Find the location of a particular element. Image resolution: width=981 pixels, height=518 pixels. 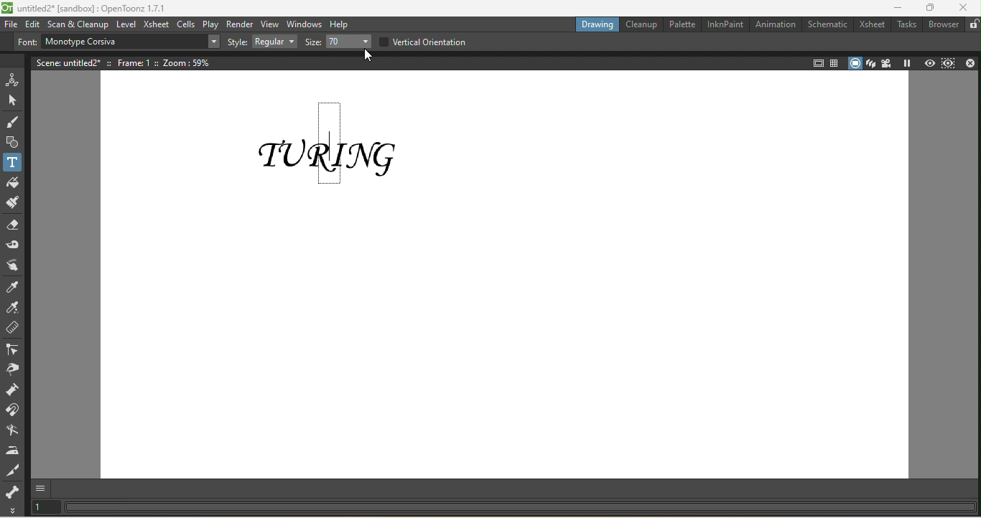

Animation is located at coordinates (772, 25).